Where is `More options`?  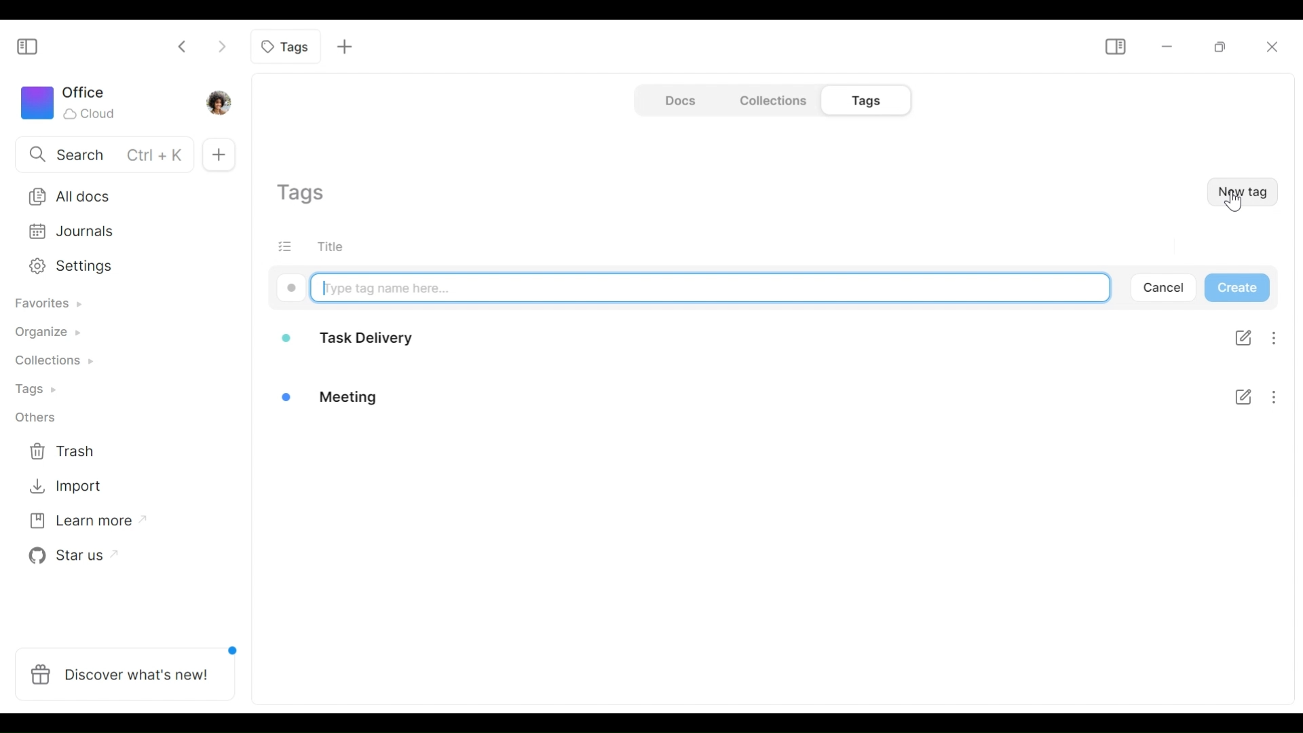 More options is located at coordinates (1280, 366).